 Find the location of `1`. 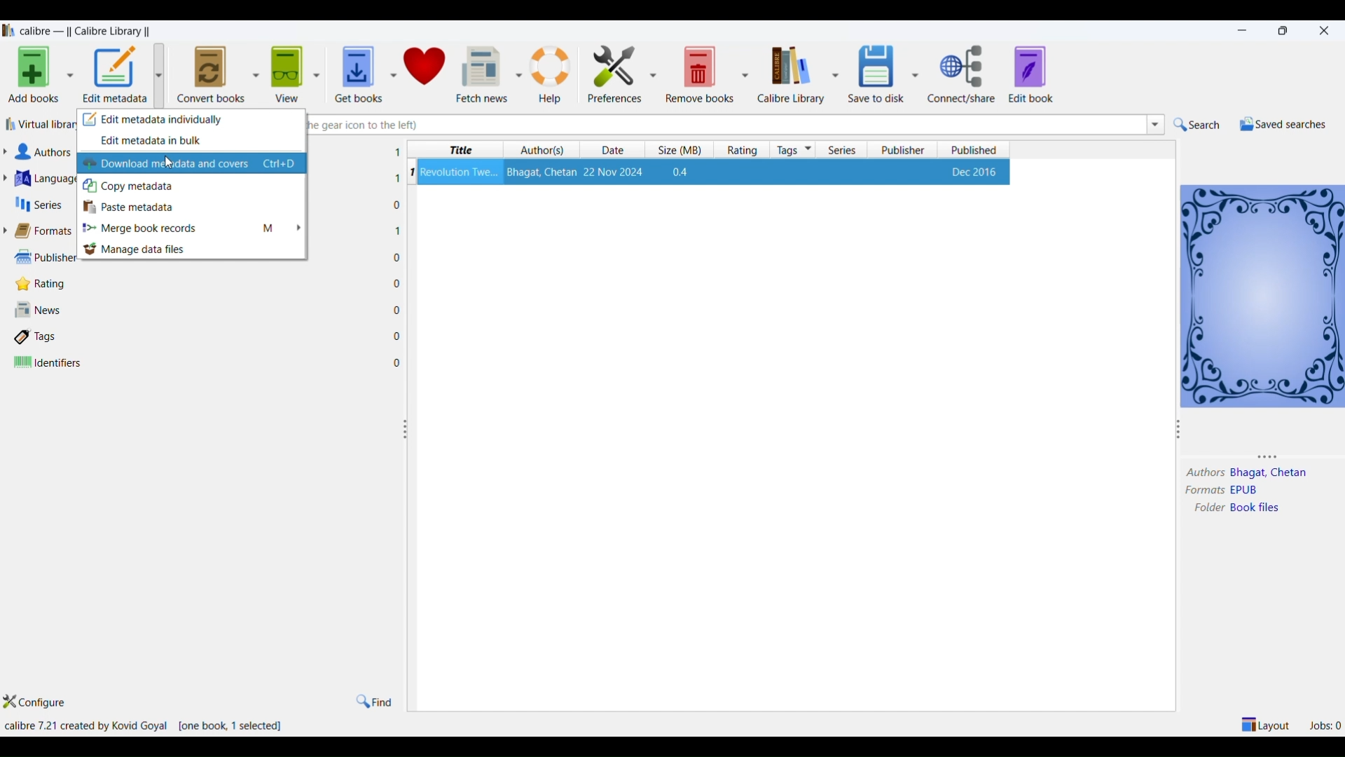

1 is located at coordinates (397, 152).